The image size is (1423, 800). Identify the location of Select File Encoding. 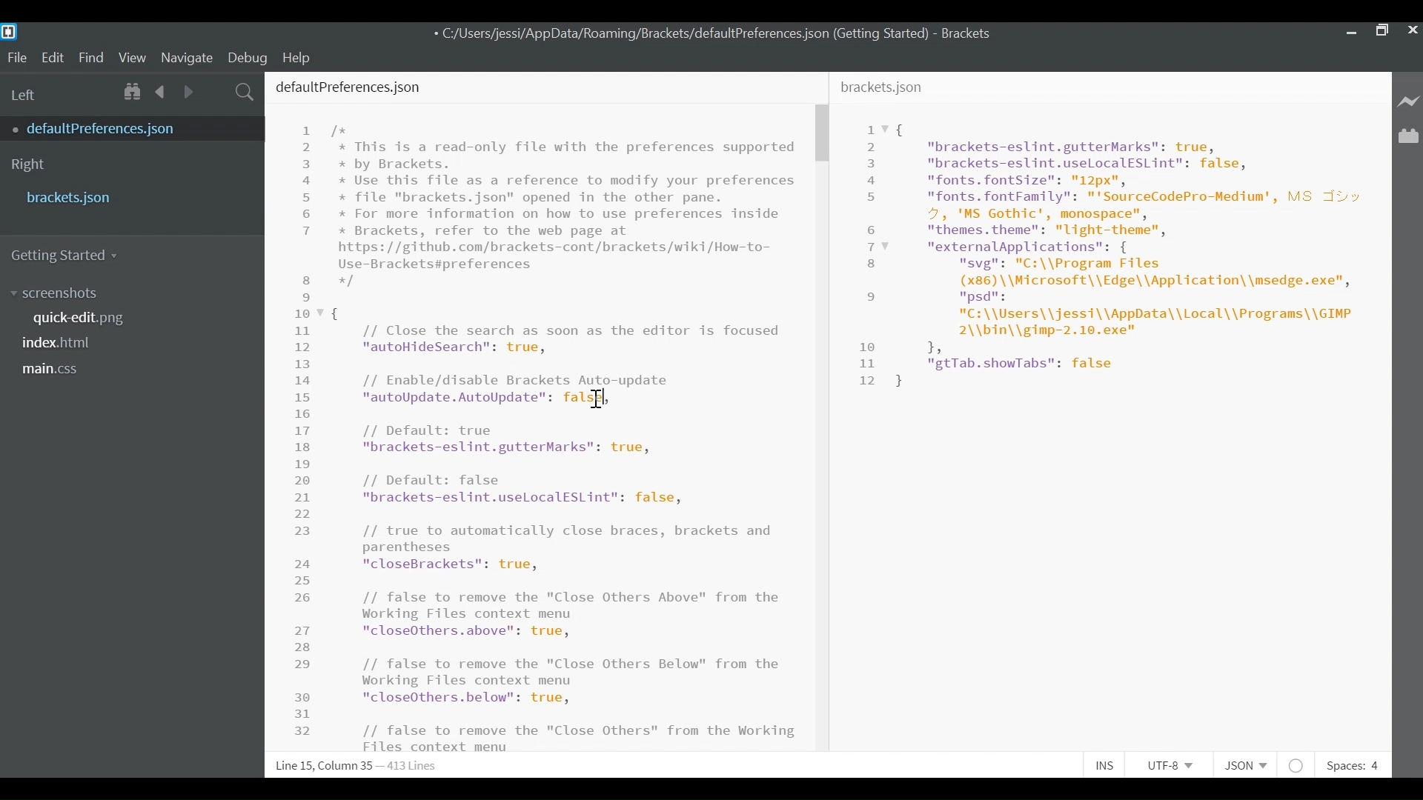
(1170, 767).